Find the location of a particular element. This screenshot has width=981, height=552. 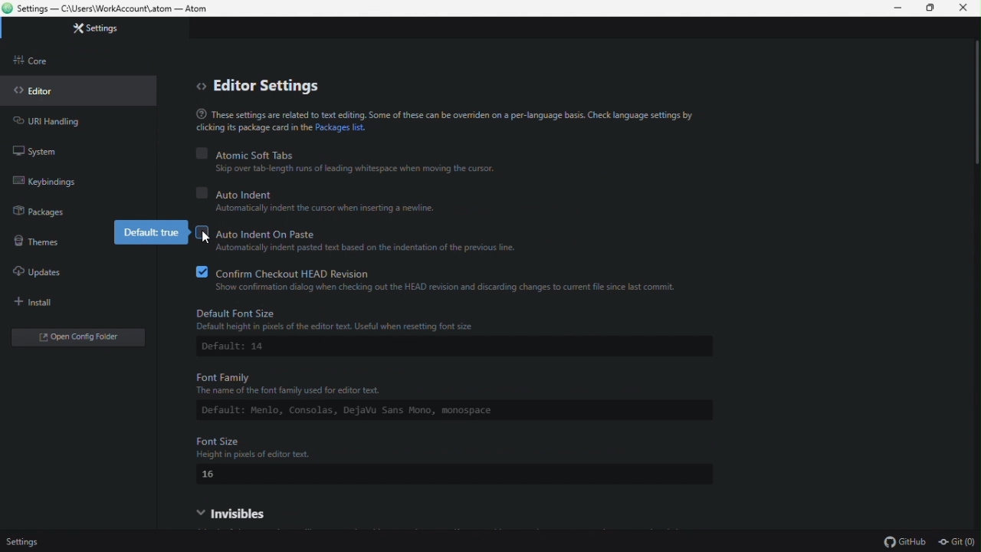

 Settings — C:\Users\WorkAccount\.atom — Atom is located at coordinates (113, 9).